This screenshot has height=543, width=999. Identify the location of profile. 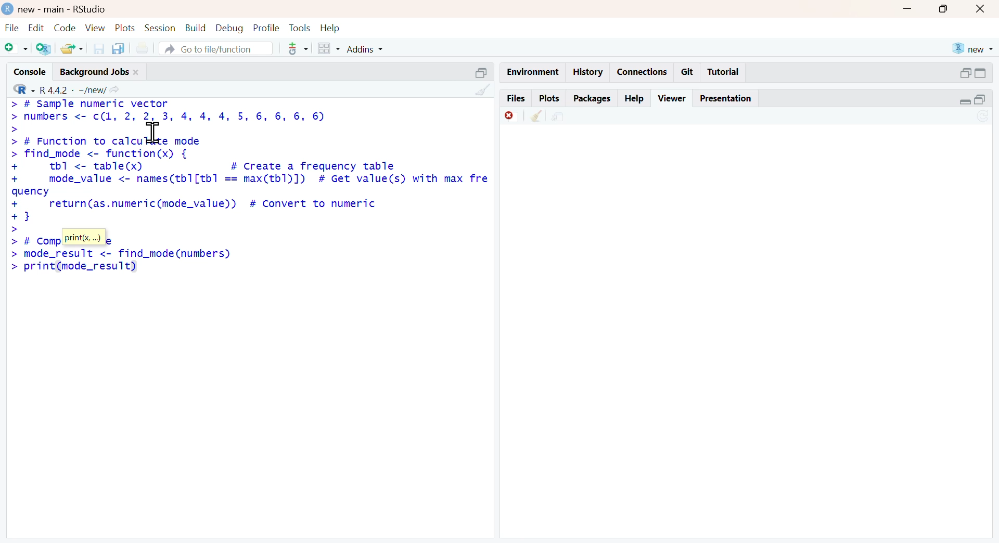
(267, 28).